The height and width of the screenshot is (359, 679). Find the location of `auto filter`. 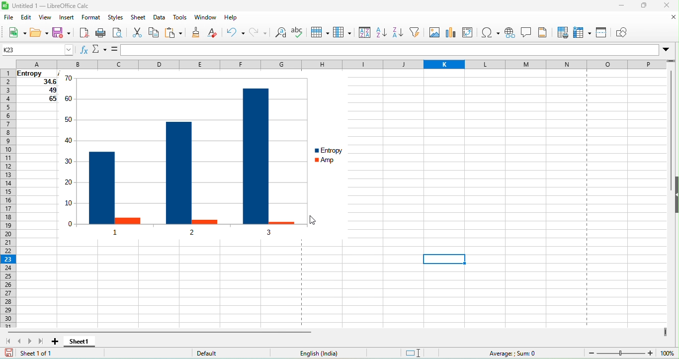

auto filter is located at coordinates (415, 33).